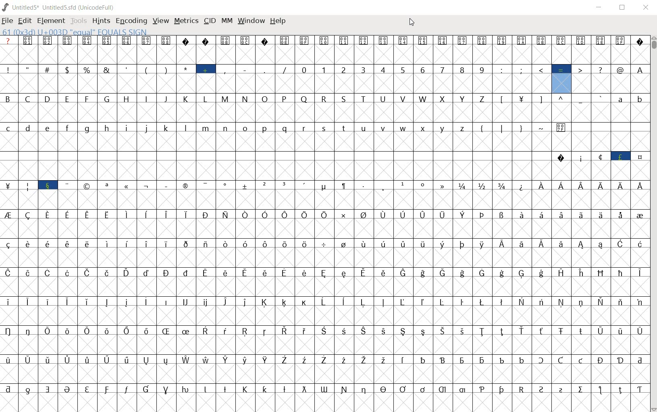 The image size is (657, 412). I want to click on glyphs, so click(324, 218).